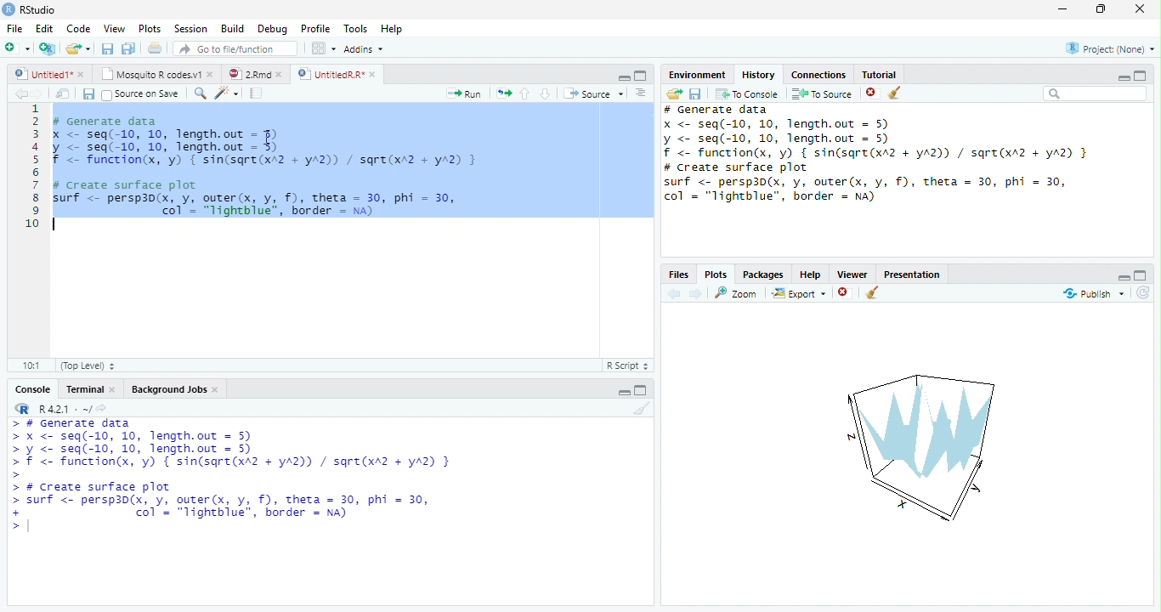 This screenshot has height=612, width=1161. I want to click on close, so click(1140, 8).